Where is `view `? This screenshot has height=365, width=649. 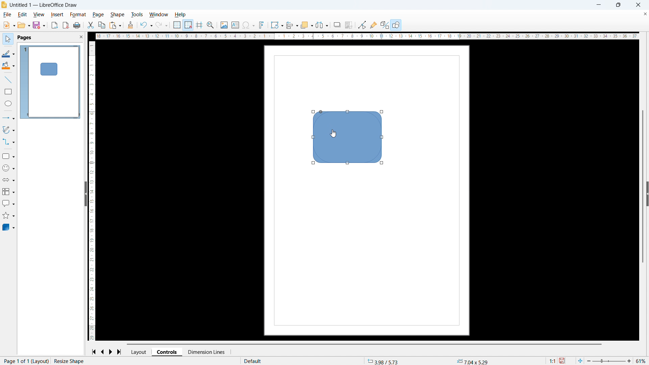
view  is located at coordinates (39, 15).